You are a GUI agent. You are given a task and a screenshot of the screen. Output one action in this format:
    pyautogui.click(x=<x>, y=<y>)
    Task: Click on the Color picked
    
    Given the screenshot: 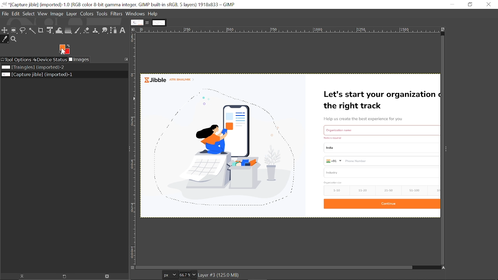 What is the action you would take?
    pyautogui.click(x=63, y=47)
    